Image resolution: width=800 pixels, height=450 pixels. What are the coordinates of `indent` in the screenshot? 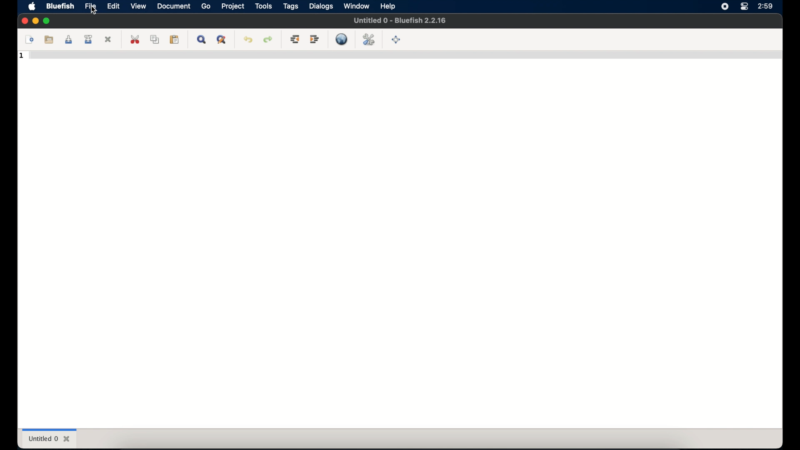 It's located at (315, 39).